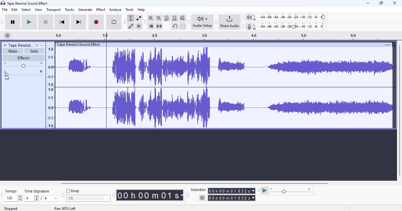  What do you see at coordinates (101, 10) in the screenshot?
I see `effect` at bounding box center [101, 10].